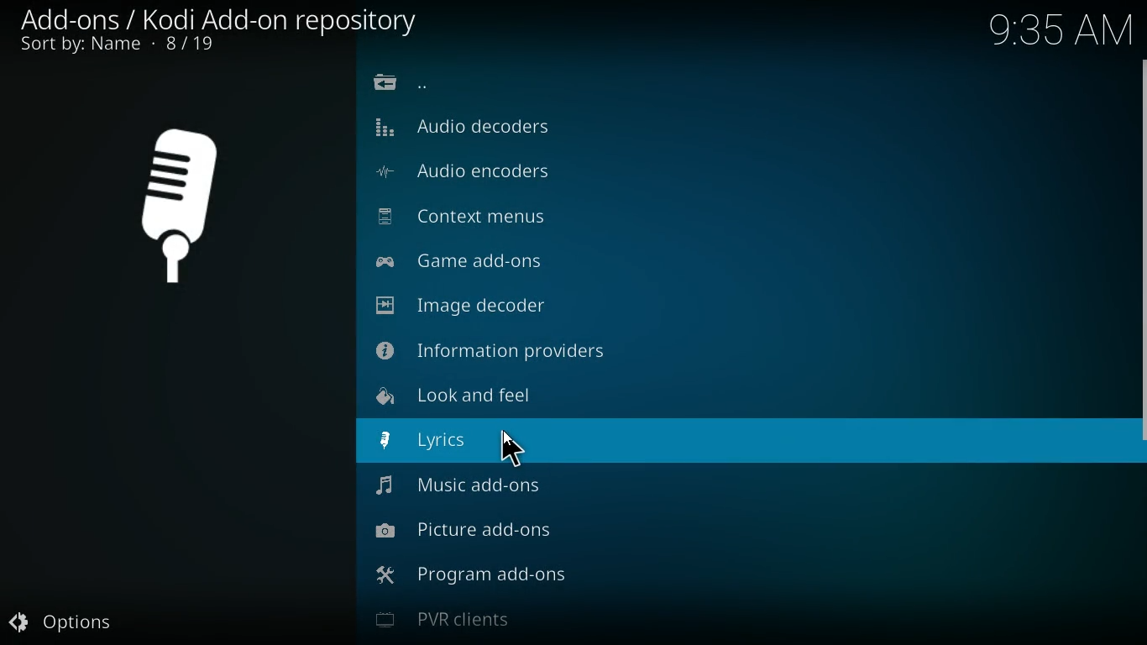 This screenshot has height=645, width=1147. I want to click on Options, so click(79, 619).